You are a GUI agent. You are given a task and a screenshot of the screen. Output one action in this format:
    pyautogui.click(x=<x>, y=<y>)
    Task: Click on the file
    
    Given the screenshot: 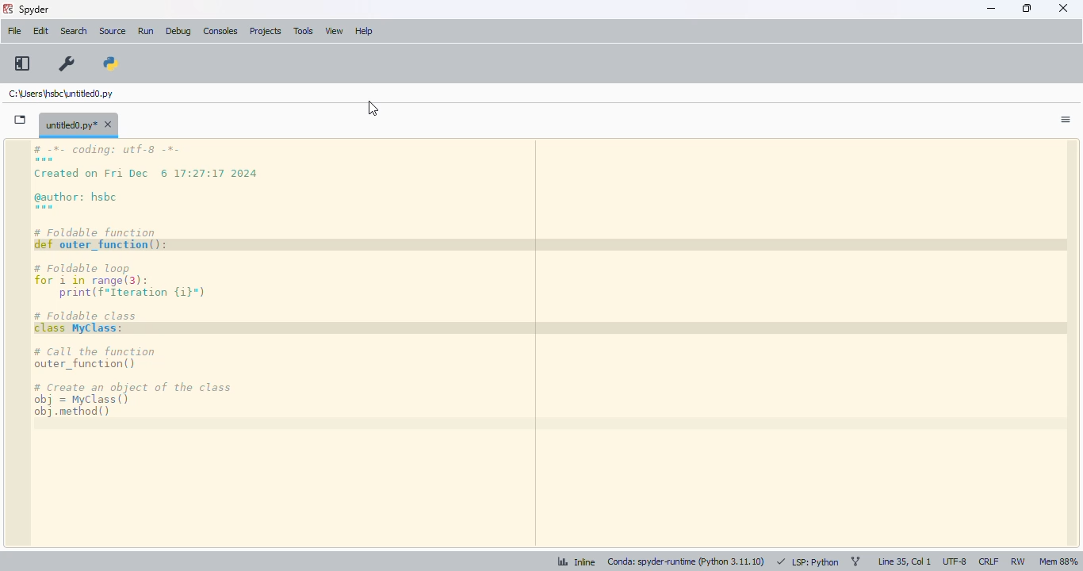 What is the action you would take?
    pyautogui.click(x=14, y=30)
    